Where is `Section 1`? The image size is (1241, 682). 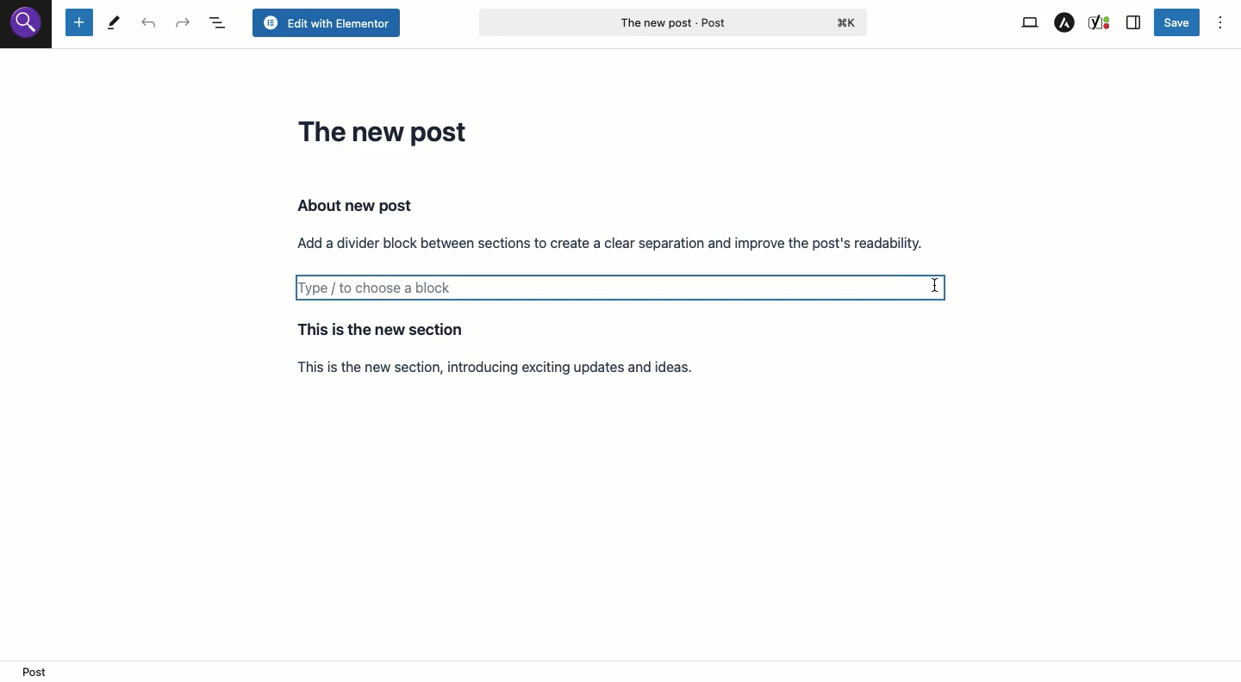 Section 1 is located at coordinates (611, 223).